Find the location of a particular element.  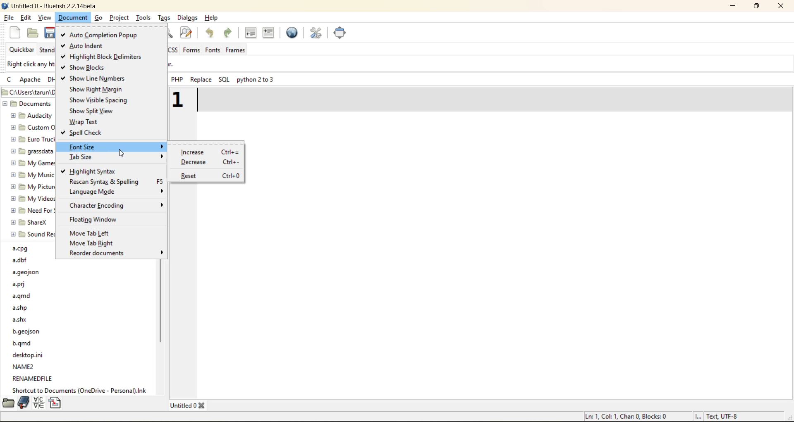

save is located at coordinates (52, 33).